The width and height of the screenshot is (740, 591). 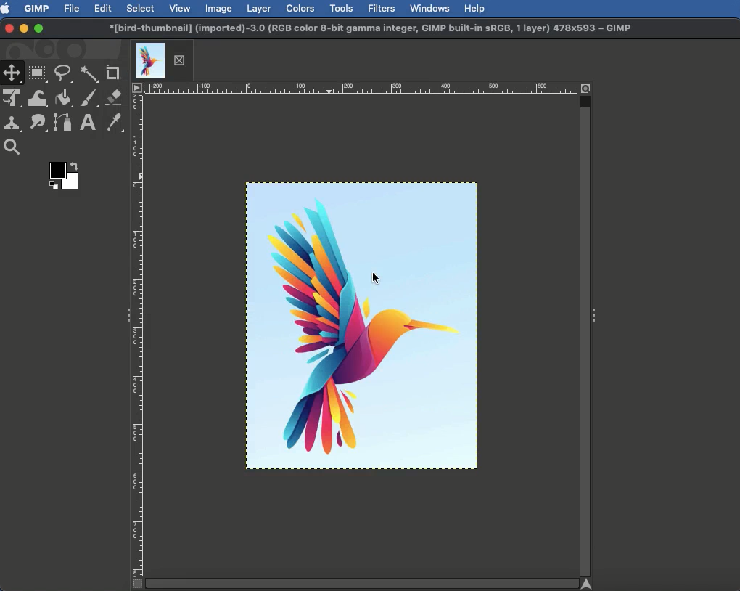 I want to click on Eraser, so click(x=115, y=97).